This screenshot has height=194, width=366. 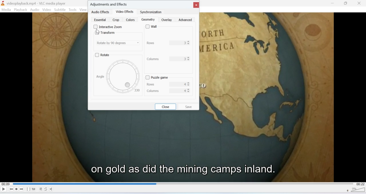 What do you see at coordinates (167, 84) in the screenshot?
I see `rows   4` at bounding box center [167, 84].